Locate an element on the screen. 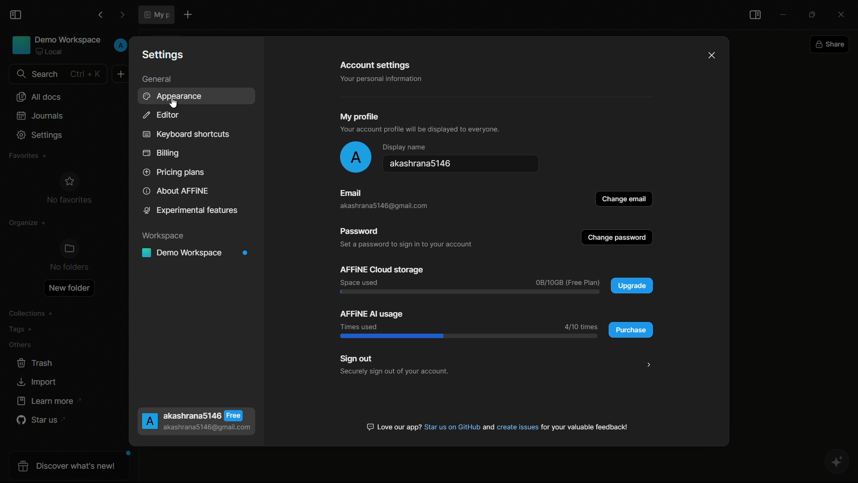 This screenshot has height=483, width=858. new folder is located at coordinates (69, 288).